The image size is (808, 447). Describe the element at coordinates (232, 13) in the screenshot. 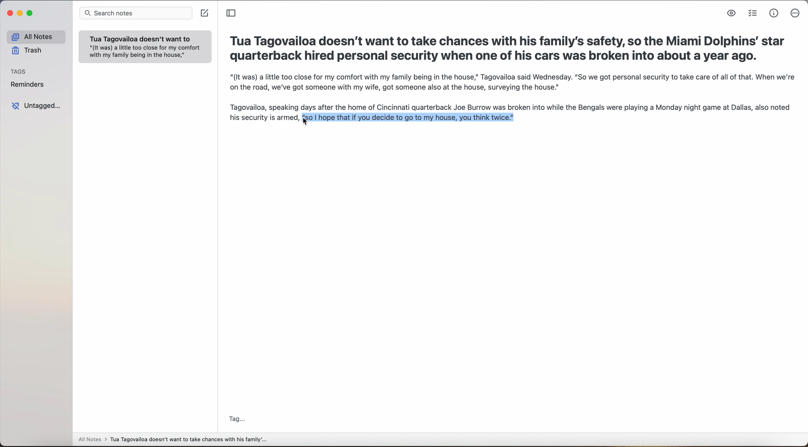

I see `toggle sidebar` at that location.